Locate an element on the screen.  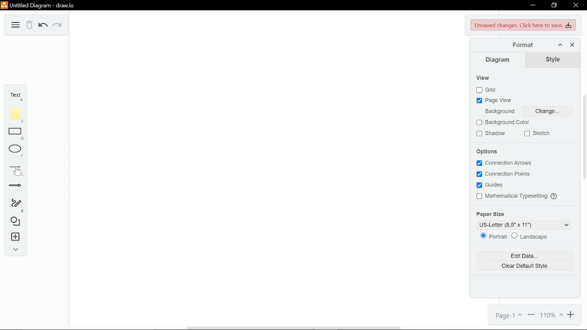
Close format is located at coordinates (572, 45).